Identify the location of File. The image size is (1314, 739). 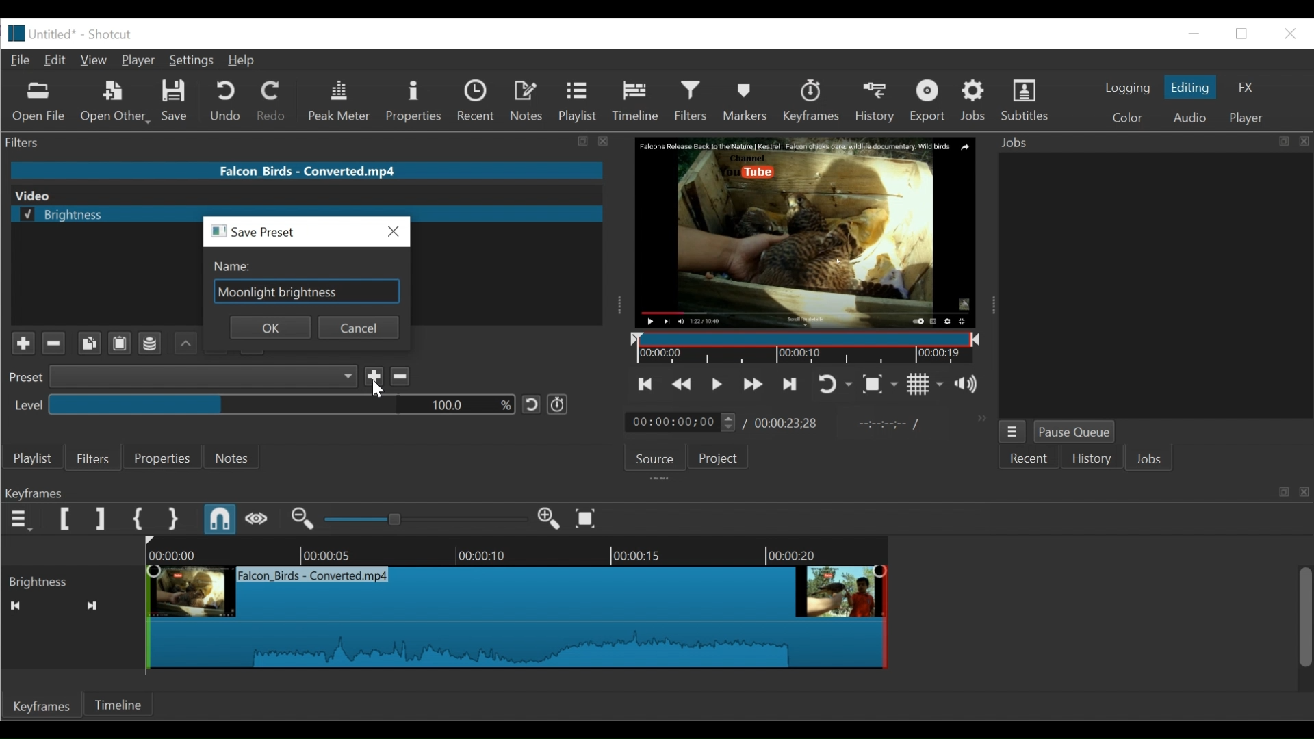
(20, 60).